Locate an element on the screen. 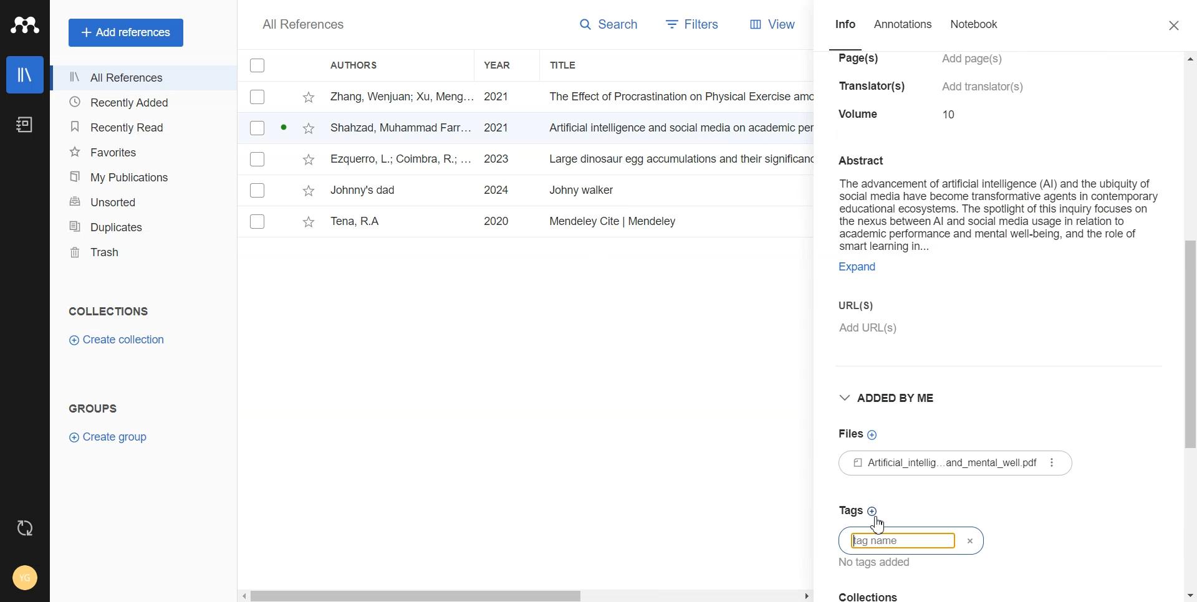 This screenshot has width=1197, height=602. Notebook is located at coordinates (24, 125).